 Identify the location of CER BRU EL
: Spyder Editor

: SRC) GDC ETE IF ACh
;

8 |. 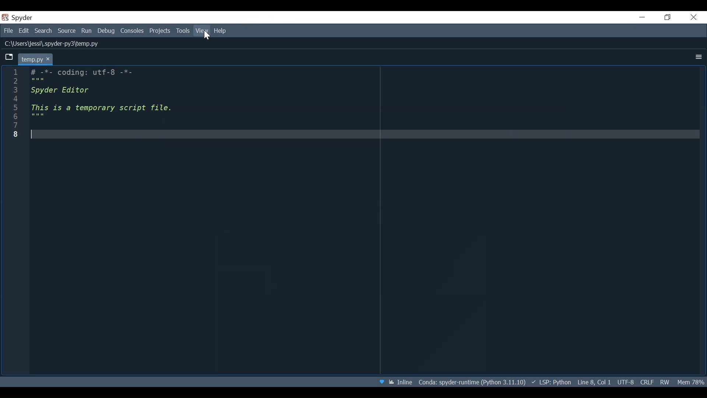
(89, 104).